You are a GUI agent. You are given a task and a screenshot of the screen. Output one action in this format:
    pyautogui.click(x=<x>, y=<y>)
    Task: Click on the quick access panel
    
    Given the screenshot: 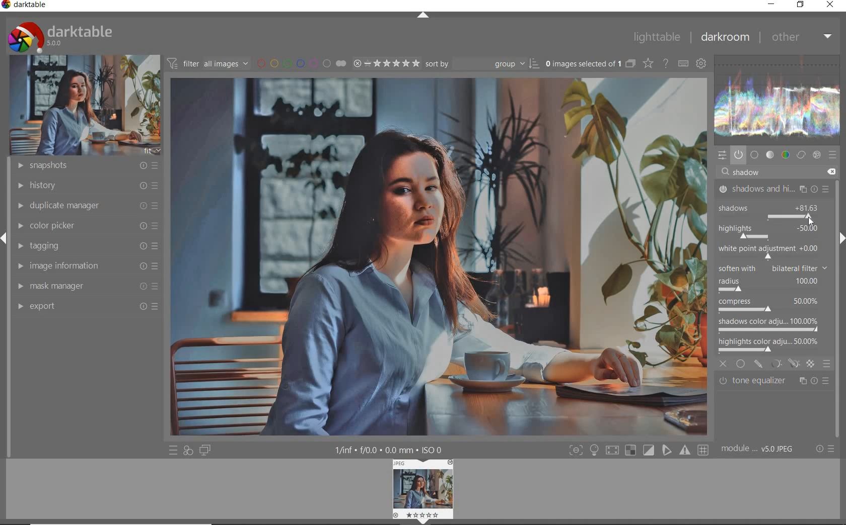 What is the action you would take?
    pyautogui.click(x=723, y=156)
    